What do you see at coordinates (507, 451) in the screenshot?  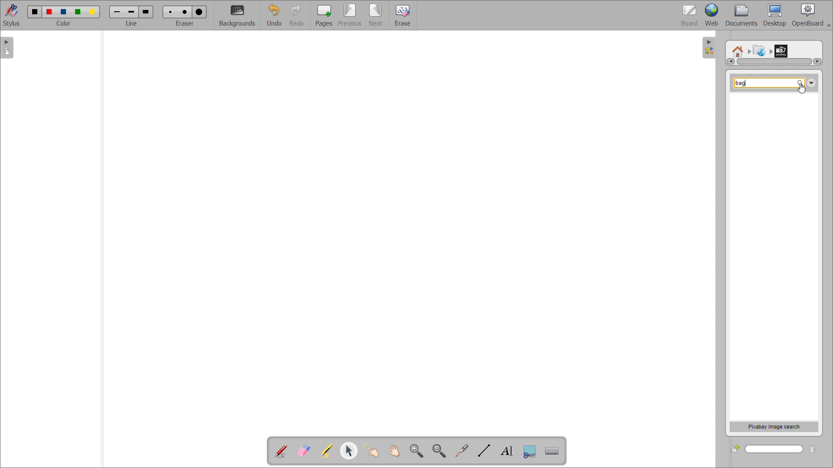 I see `write text` at bounding box center [507, 451].